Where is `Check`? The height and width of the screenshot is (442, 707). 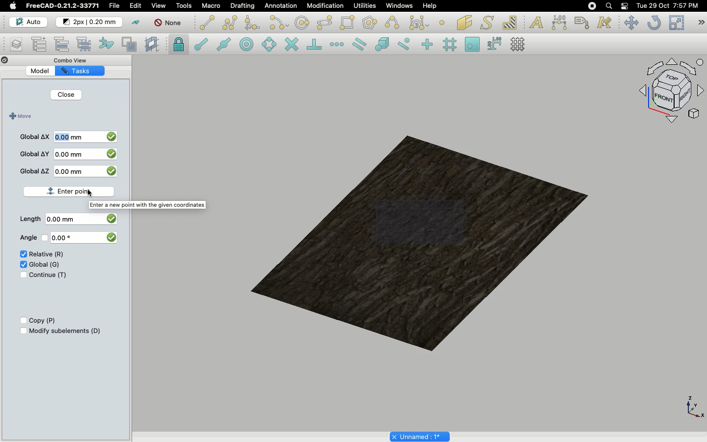
Check is located at coordinates (23, 264).